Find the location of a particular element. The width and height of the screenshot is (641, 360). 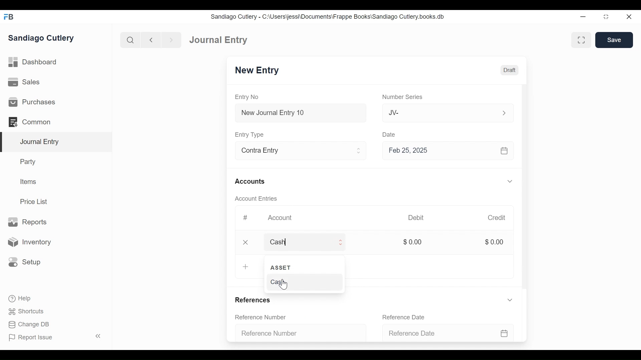

Items is located at coordinates (29, 182).